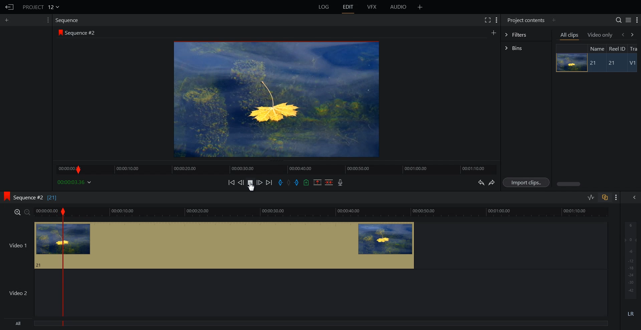  What do you see at coordinates (634, 34) in the screenshot?
I see `forward` at bounding box center [634, 34].